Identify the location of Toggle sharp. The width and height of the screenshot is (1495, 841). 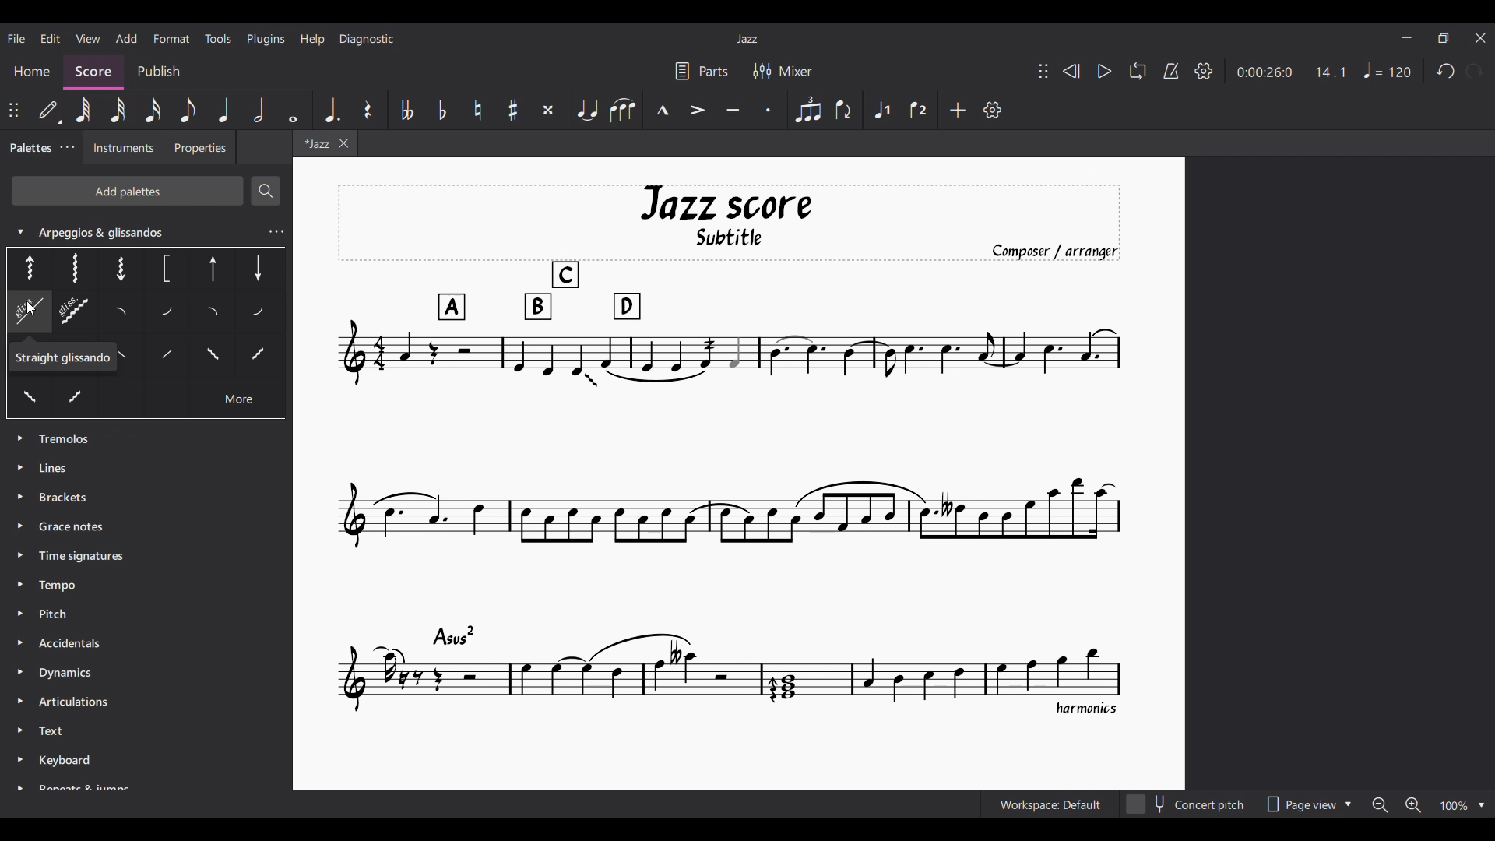
(513, 110).